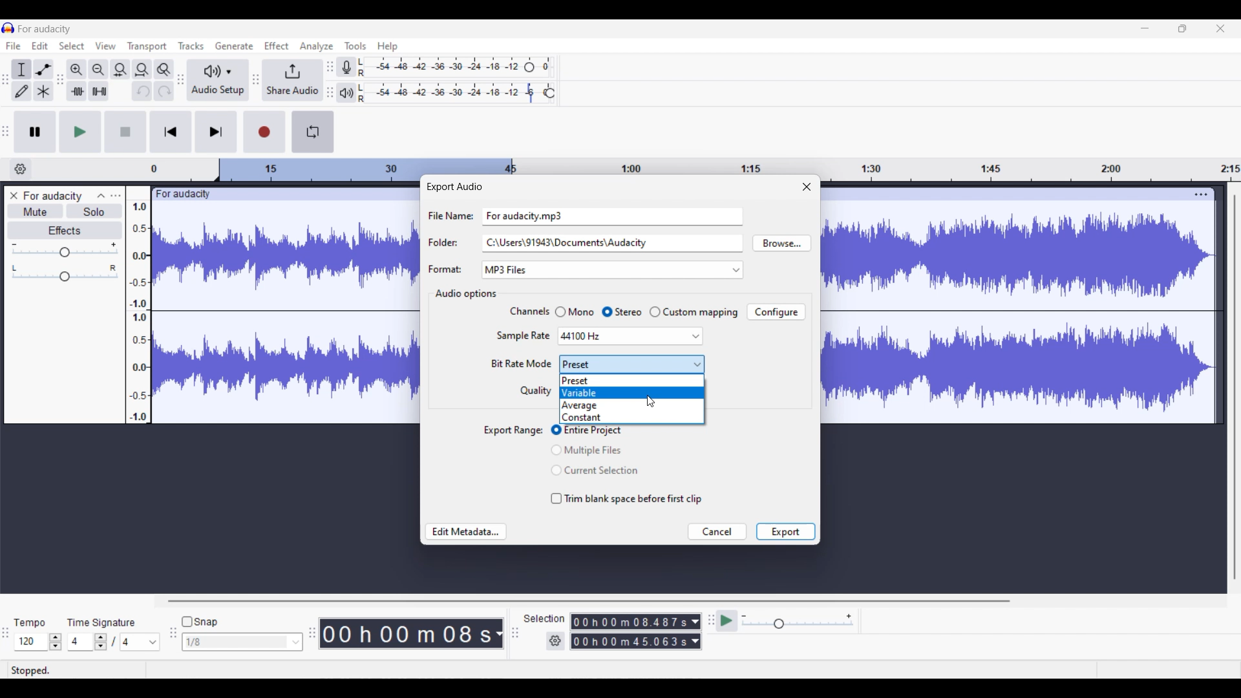 The image size is (1241, 698). What do you see at coordinates (242, 642) in the screenshot?
I see `Snap options` at bounding box center [242, 642].